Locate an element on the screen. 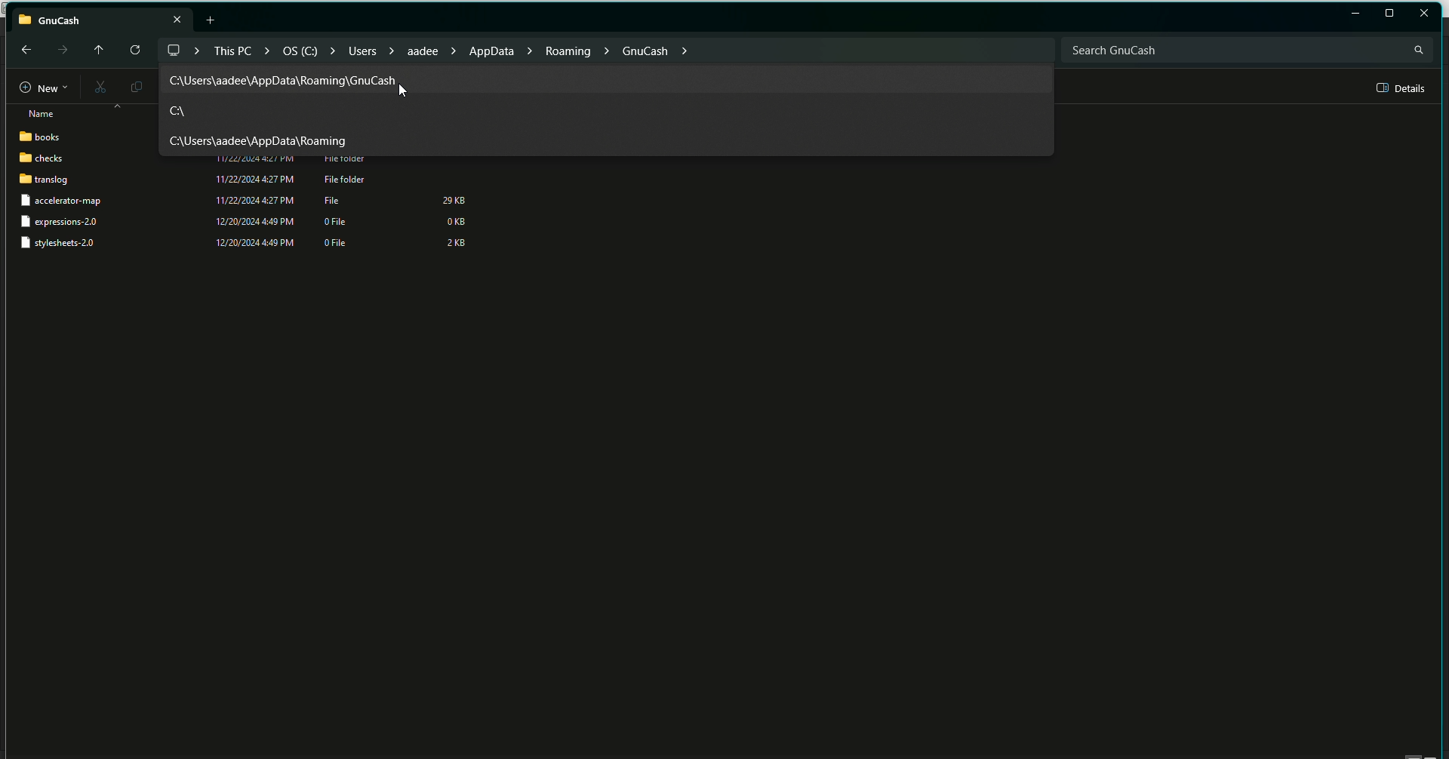  Name is located at coordinates (36, 114).